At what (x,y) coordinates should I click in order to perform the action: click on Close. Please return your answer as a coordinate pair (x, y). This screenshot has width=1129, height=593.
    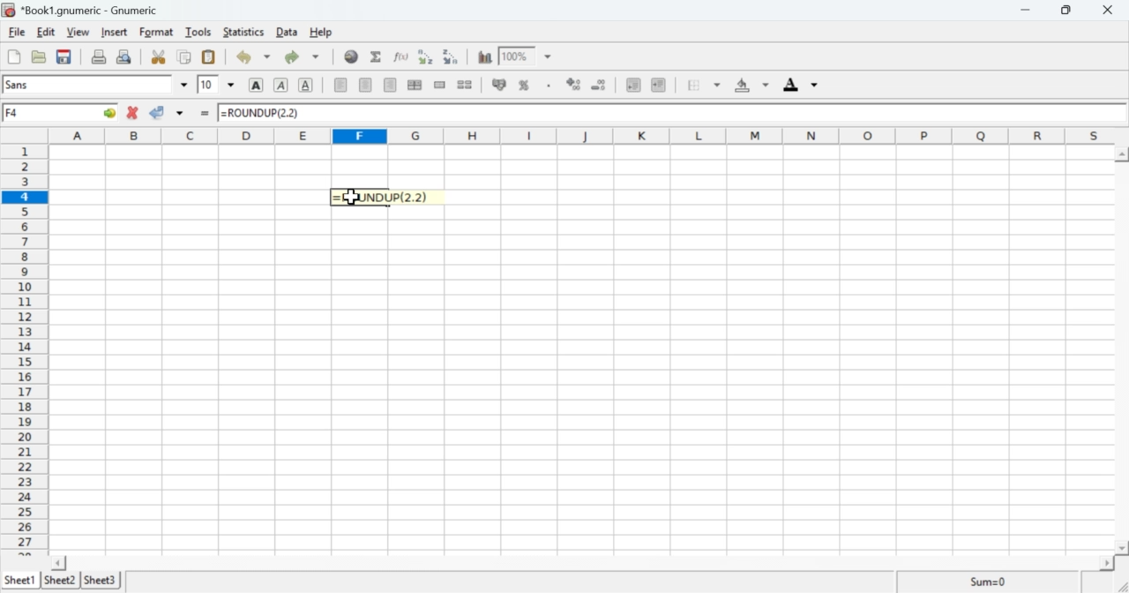
    Looking at the image, I should click on (1109, 11).